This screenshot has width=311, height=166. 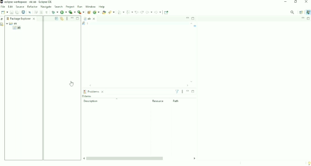 I want to click on Tip of the day, so click(x=308, y=163).